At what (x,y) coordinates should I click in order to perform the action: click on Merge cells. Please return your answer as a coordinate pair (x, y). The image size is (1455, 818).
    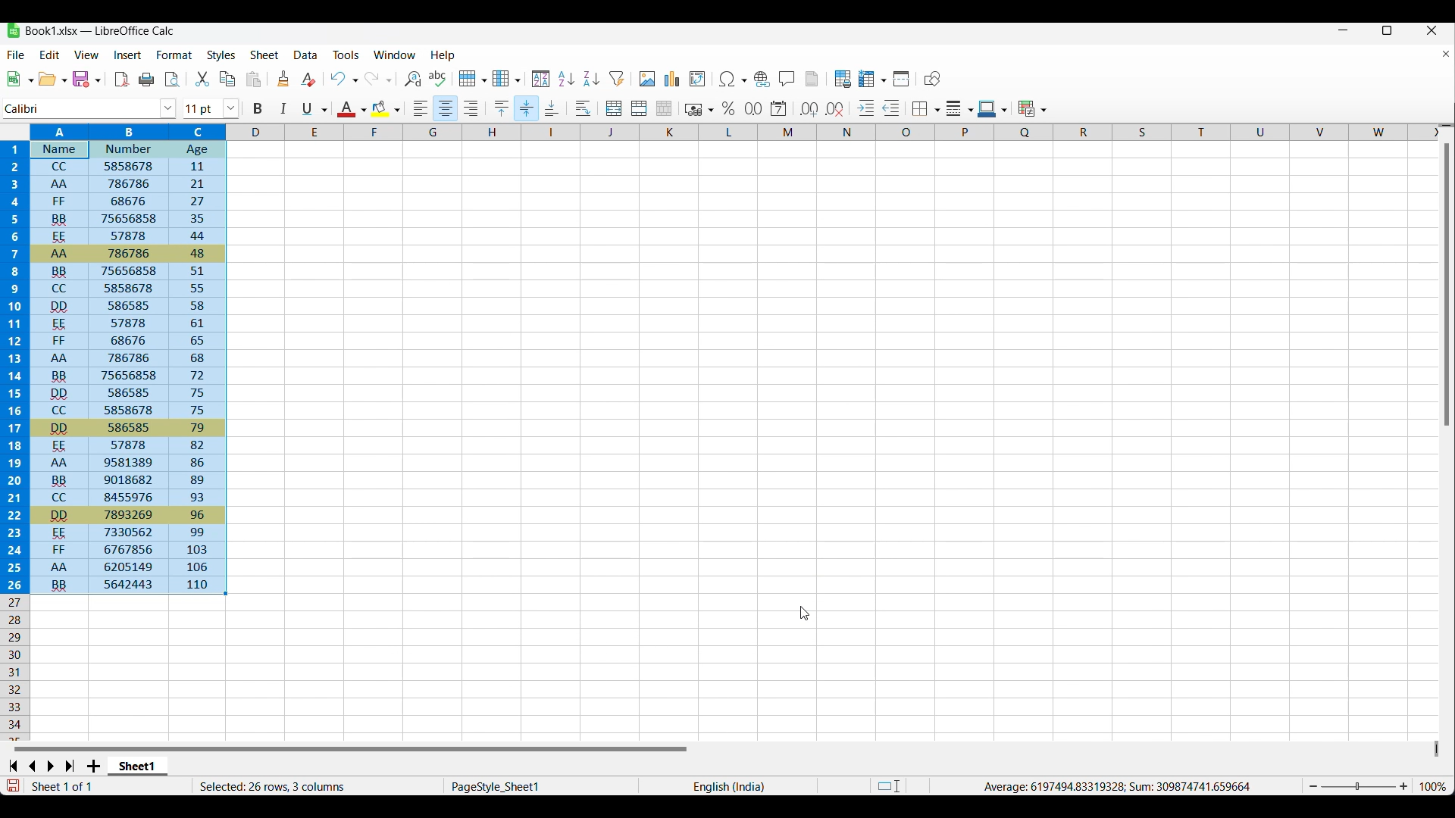
    Looking at the image, I should click on (640, 108).